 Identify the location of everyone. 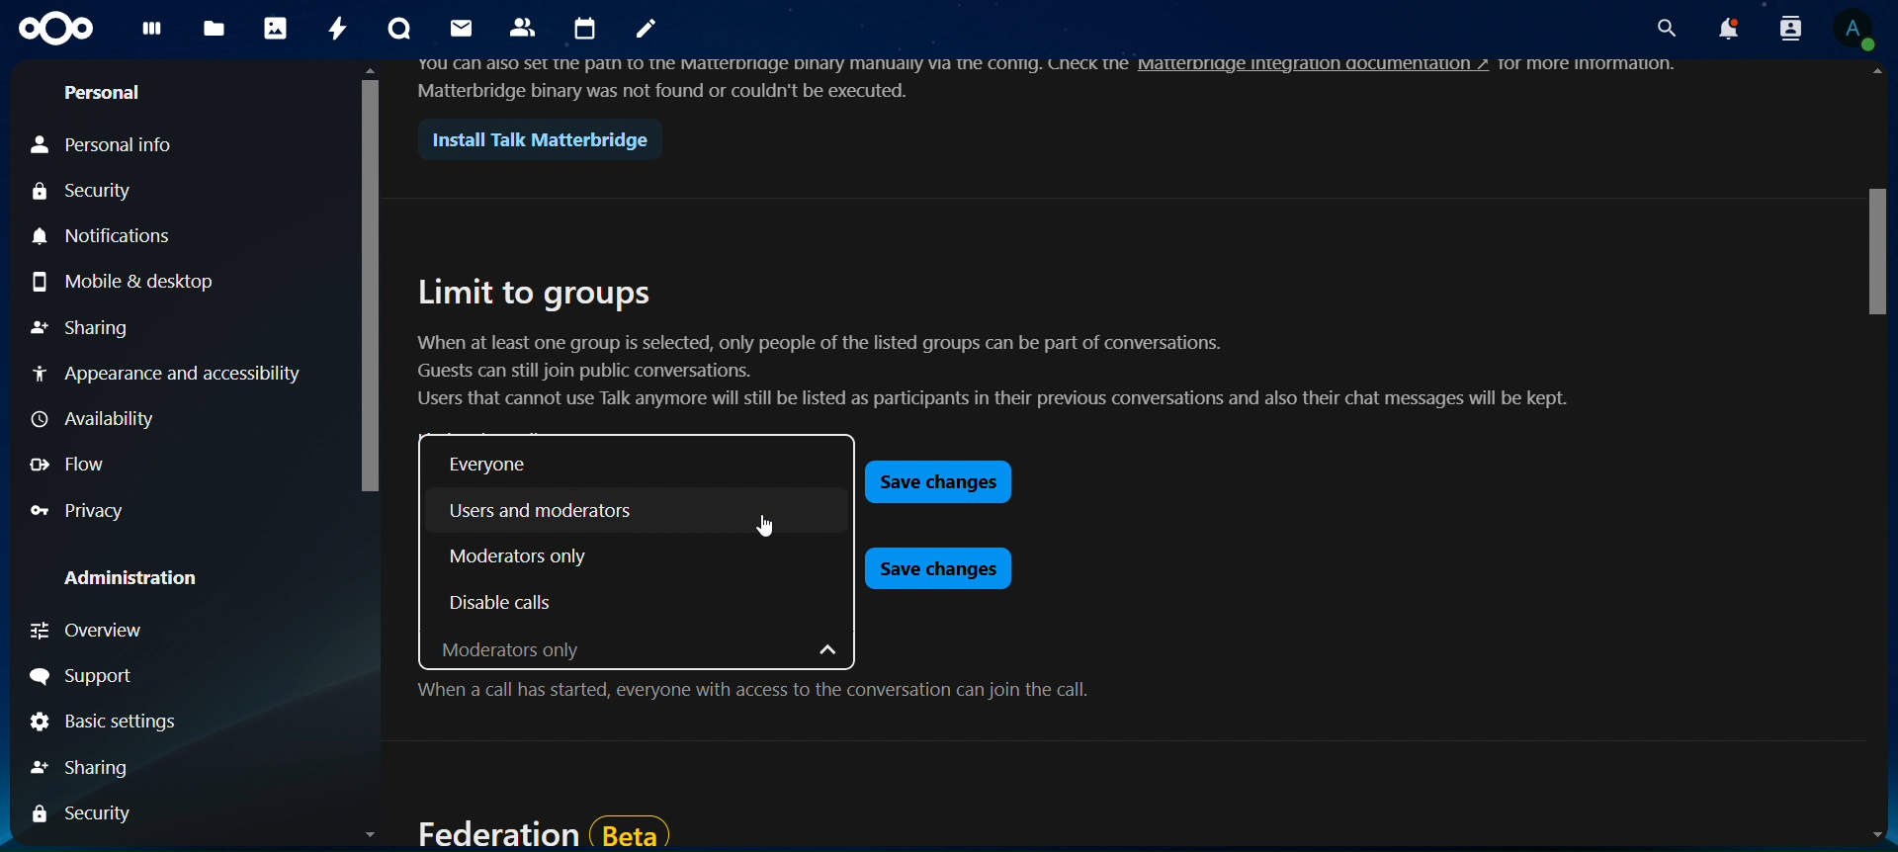
(493, 463).